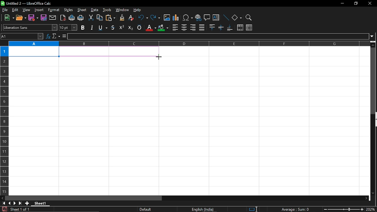 Image resolution: width=377 pixels, height=212 pixels. What do you see at coordinates (107, 10) in the screenshot?
I see `tools` at bounding box center [107, 10].